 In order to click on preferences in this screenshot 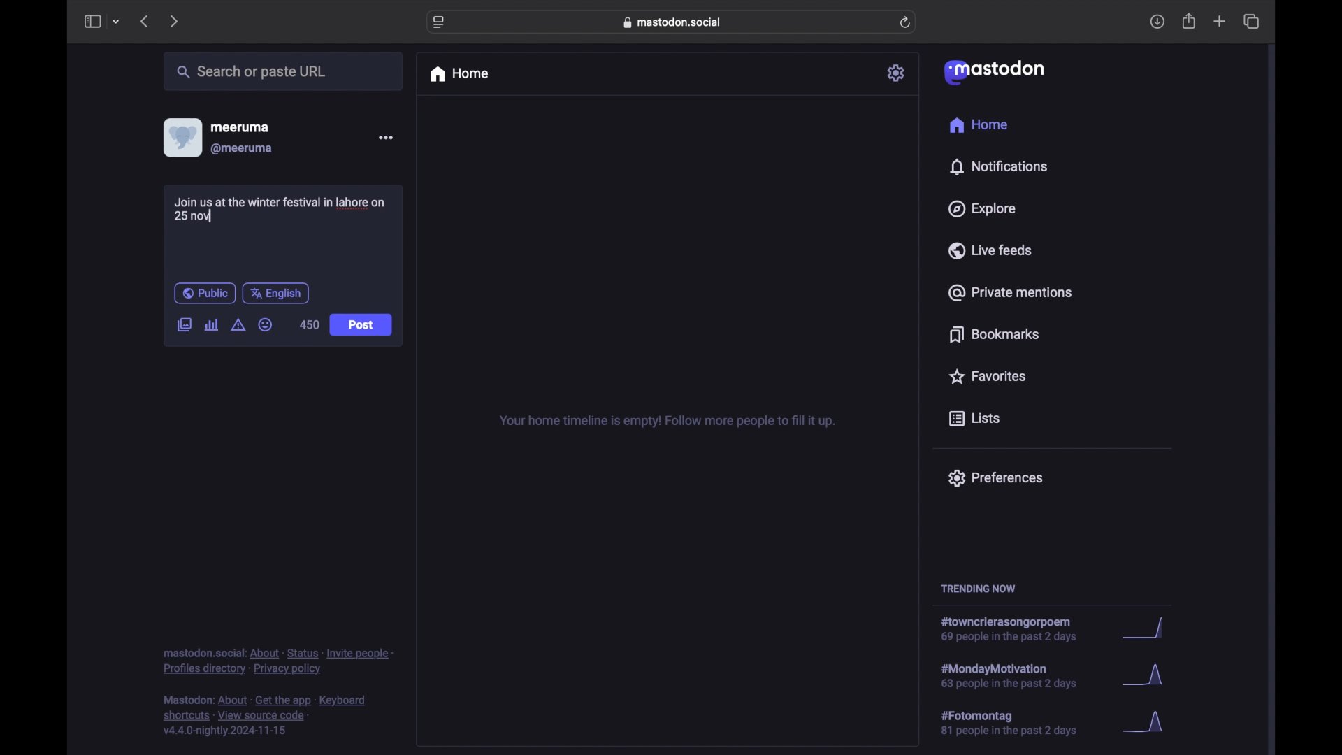, I will do `click(995, 477)`.